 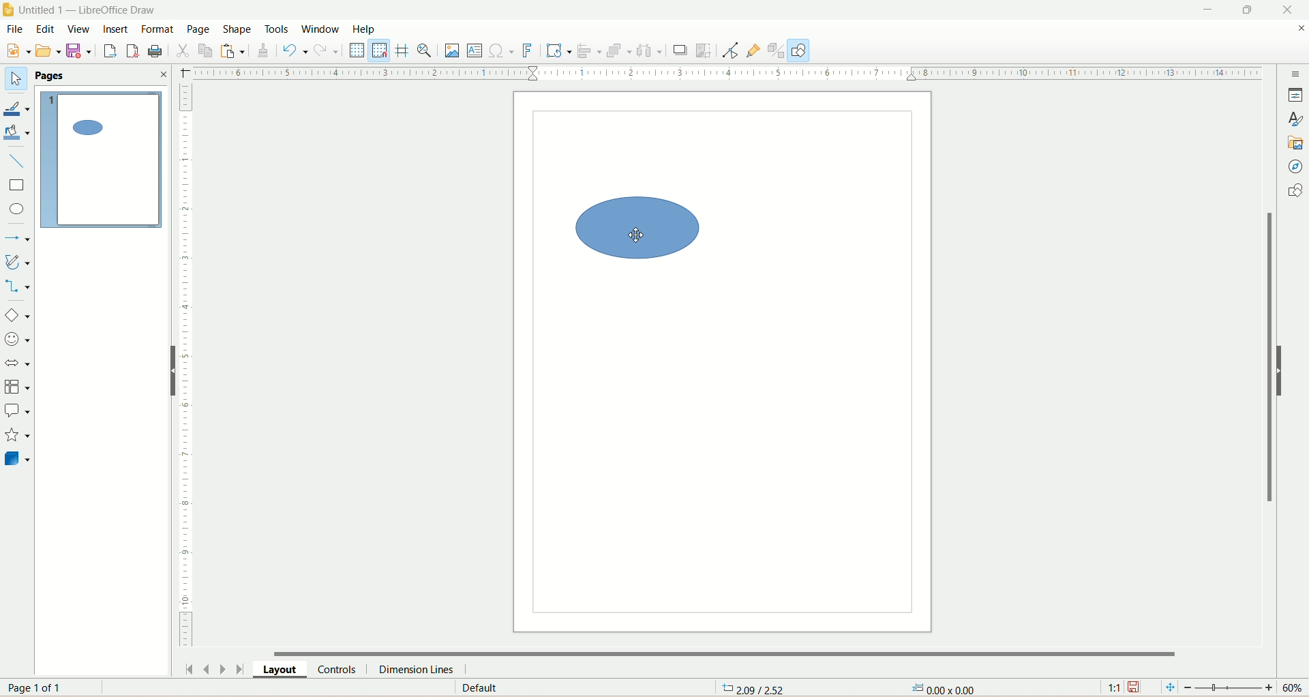 What do you see at coordinates (733, 52) in the screenshot?
I see `point edit mode` at bounding box center [733, 52].